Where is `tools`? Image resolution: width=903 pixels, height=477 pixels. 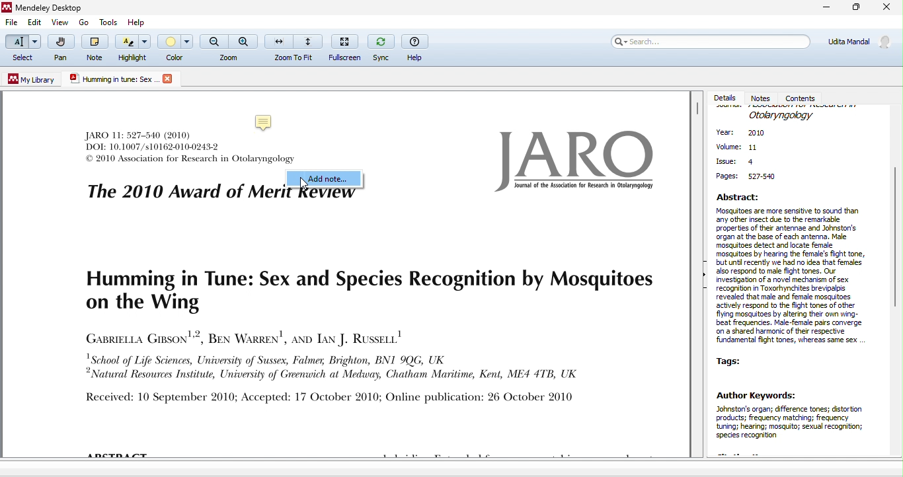
tools is located at coordinates (110, 22).